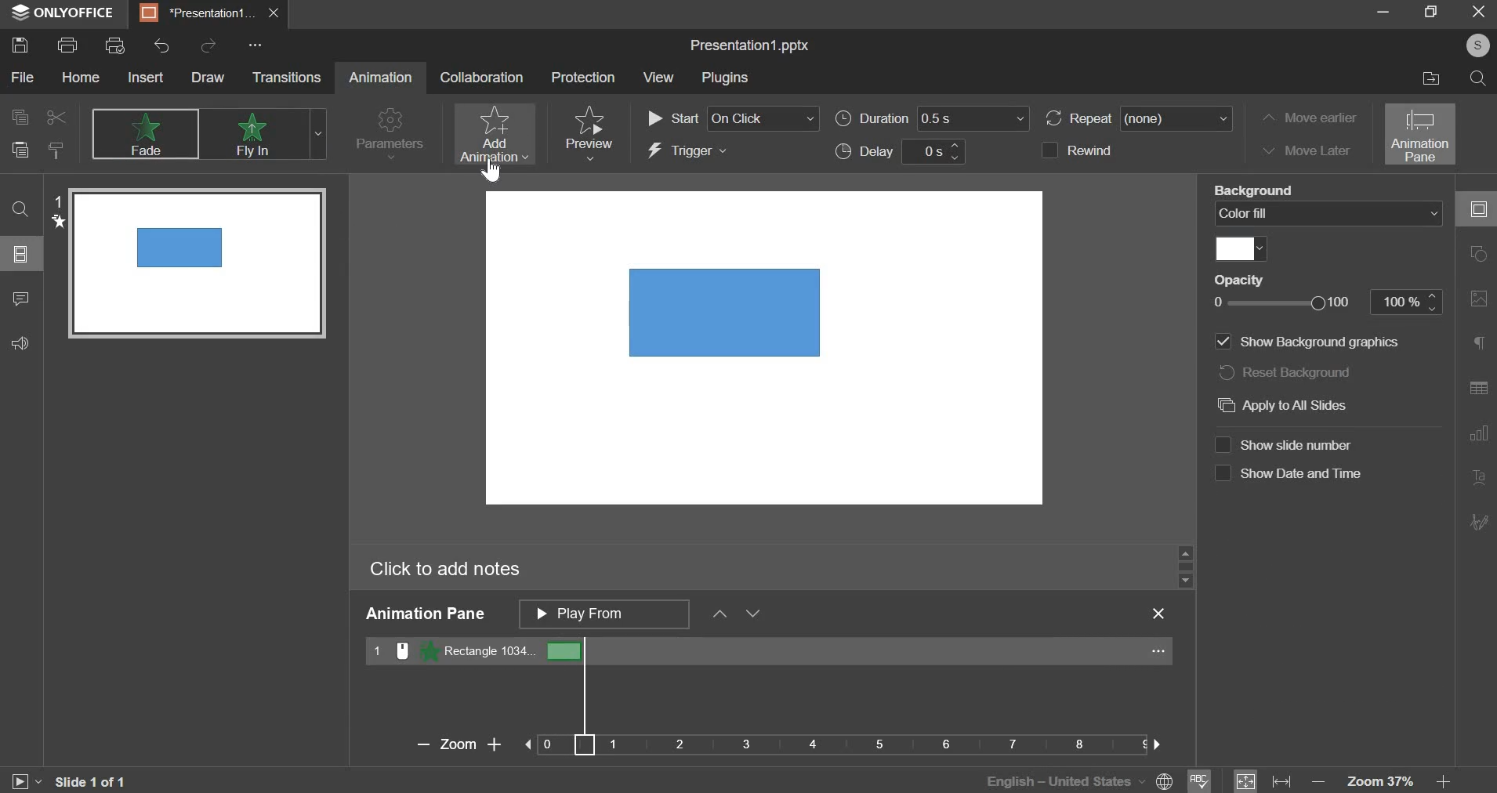 This screenshot has width=1497, height=793. What do you see at coordinates (71, 45) in the screenshot?
I see `print` at bounding box center [71, 45].